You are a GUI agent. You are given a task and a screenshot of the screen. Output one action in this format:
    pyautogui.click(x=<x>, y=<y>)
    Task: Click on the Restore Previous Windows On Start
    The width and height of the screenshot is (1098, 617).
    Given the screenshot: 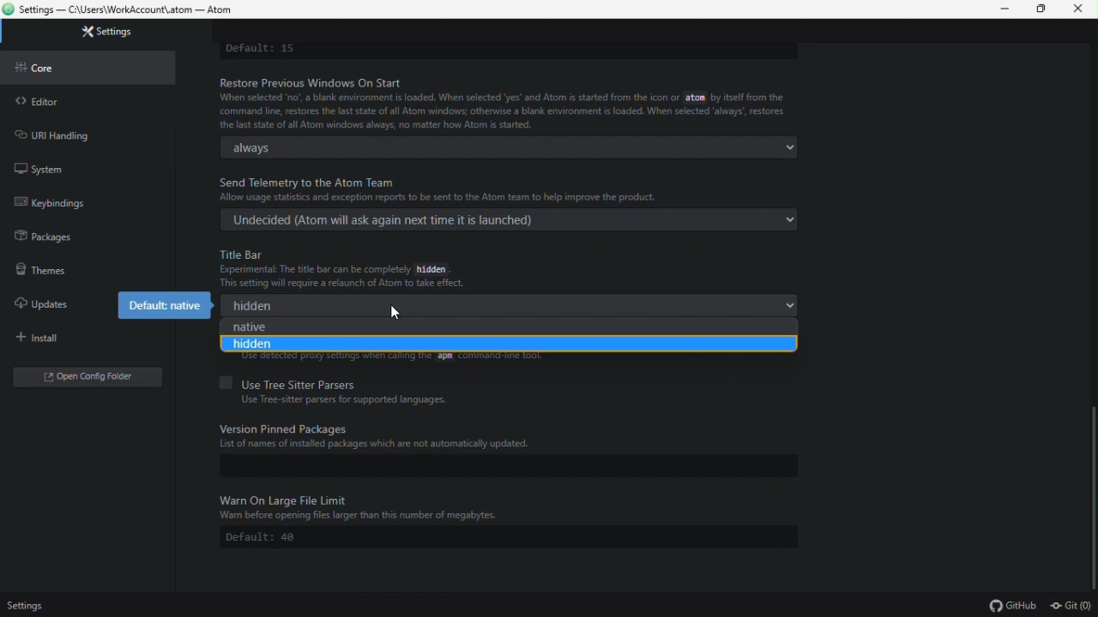 What is the action you would take?
    pyautogui.click(x=319, y=82)
    